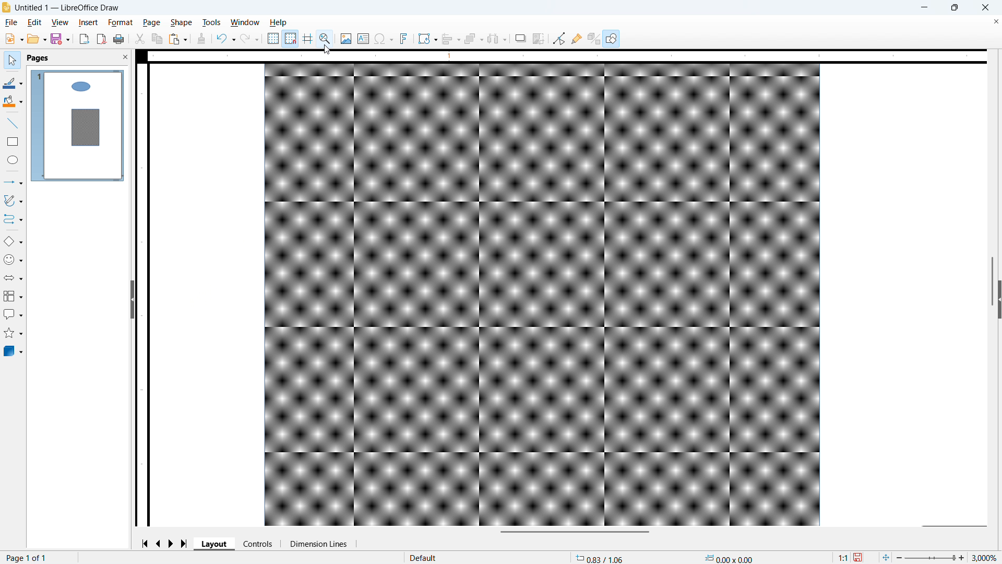 Image resolution: width=1002 pixels, height=564 pixels. I want to click on shape , so click(182, 23).